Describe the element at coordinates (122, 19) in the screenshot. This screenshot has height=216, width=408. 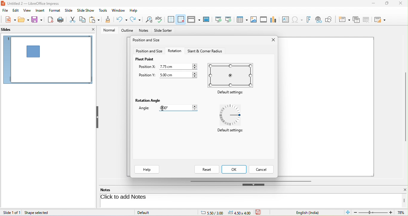
I see `undo` at that location.